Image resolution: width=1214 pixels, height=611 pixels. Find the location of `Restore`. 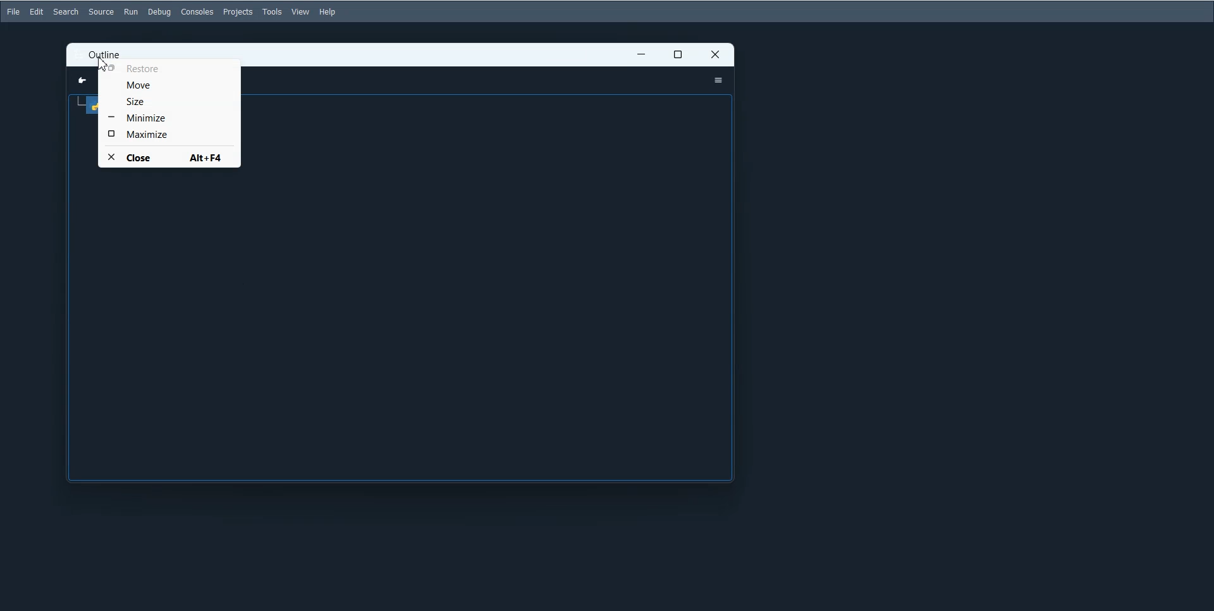

Restore is located at coordinates (171, 68).